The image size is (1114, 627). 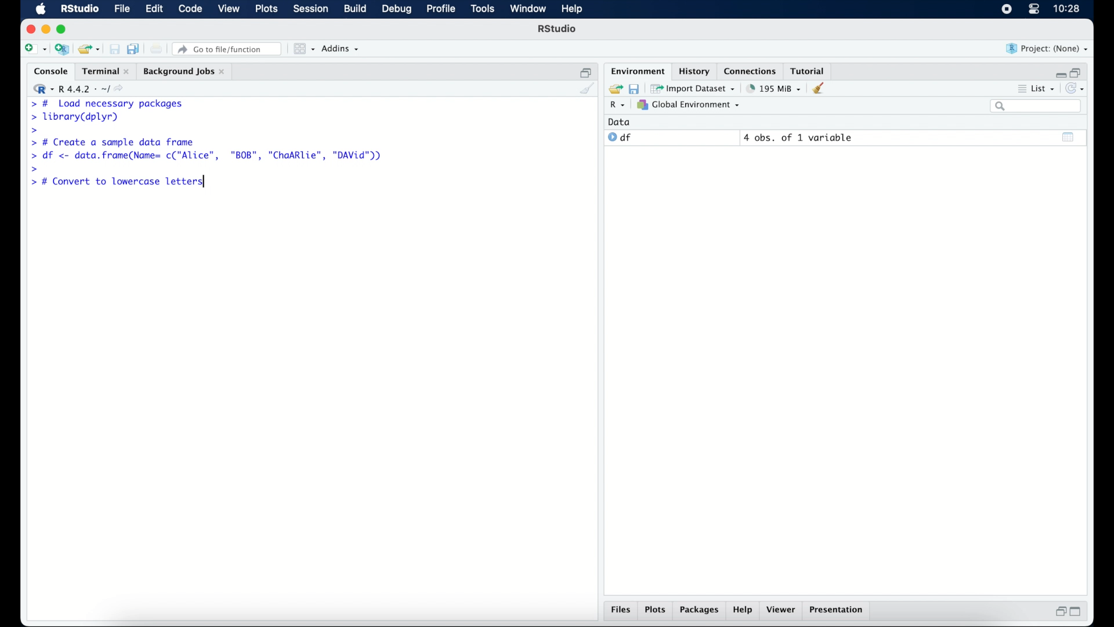 I want to click on files, so click(x=621, y=611).